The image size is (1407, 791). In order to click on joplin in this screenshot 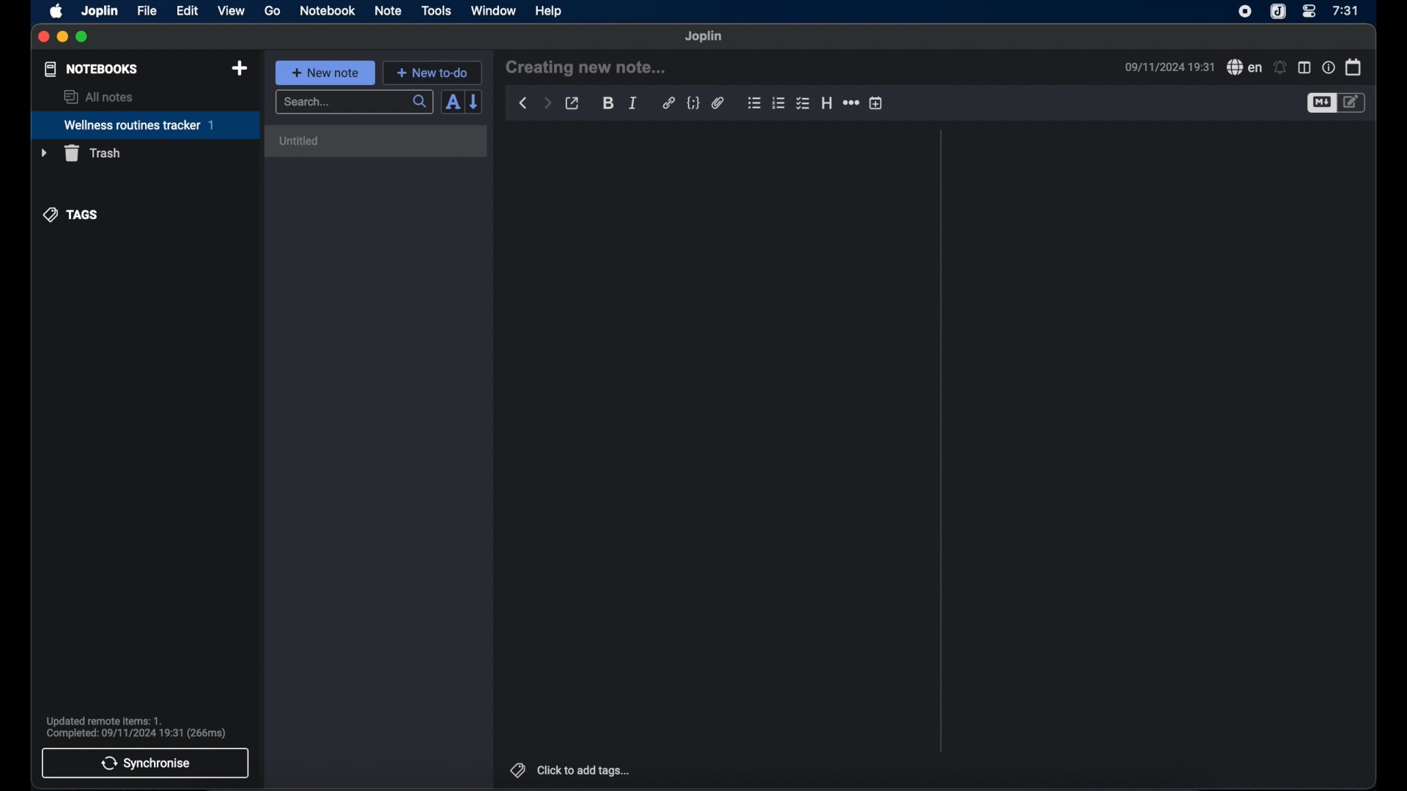, I will do `click(704, 37)`.